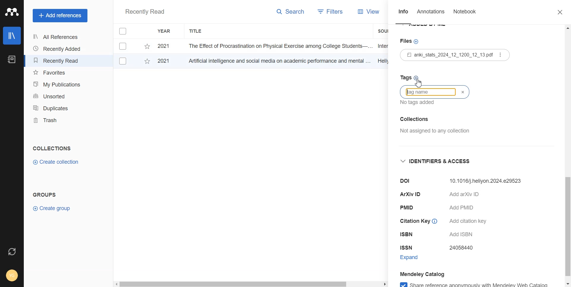 This screenshot has height=287, width=571. What do you see at coordinates (363, 12) in the screenshot?
I see `View` at bounding box center [363, 12].